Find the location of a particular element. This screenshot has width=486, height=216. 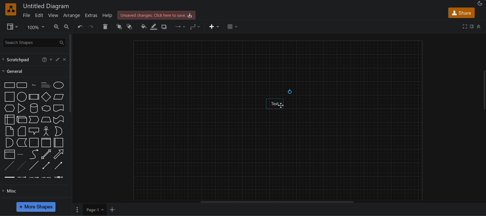

Bidirectional connector is located at coordinates (46, 165).